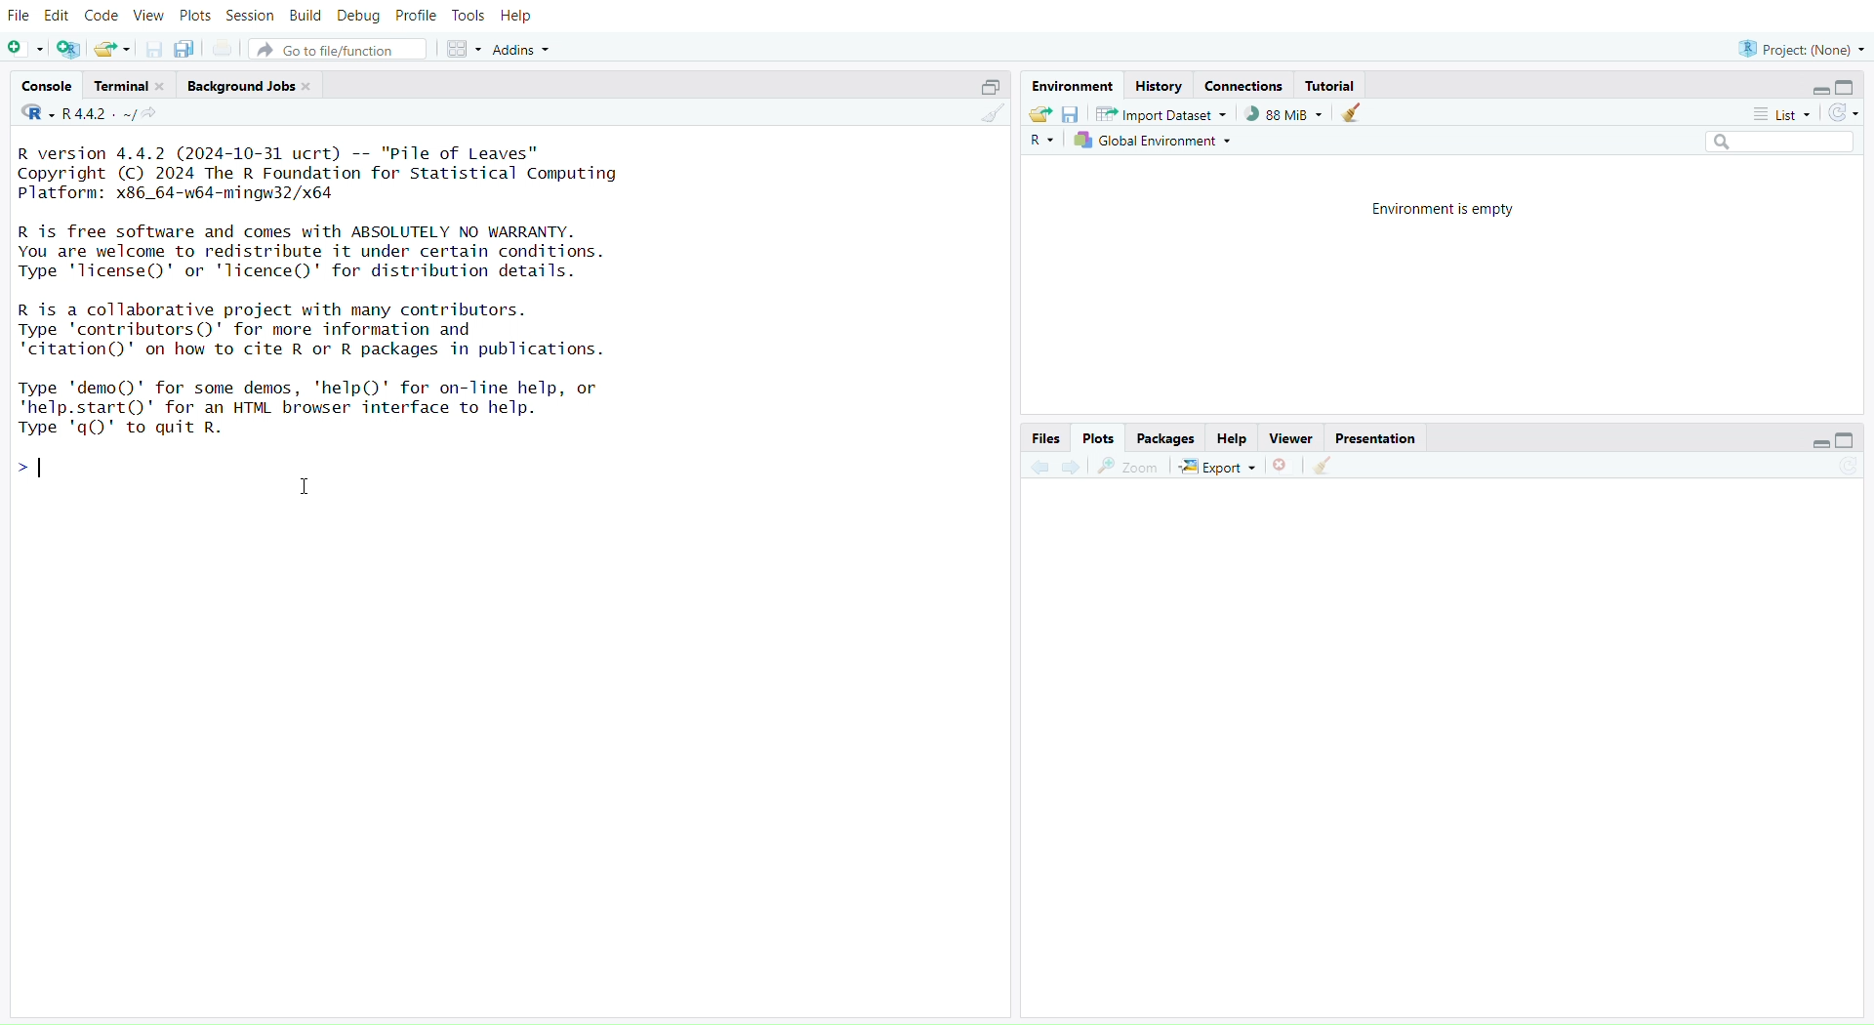 This screenshot has width=1874, height=1025. Describe the element at coordinates (1215, 469) in the screenshot. I see `export` at that location.